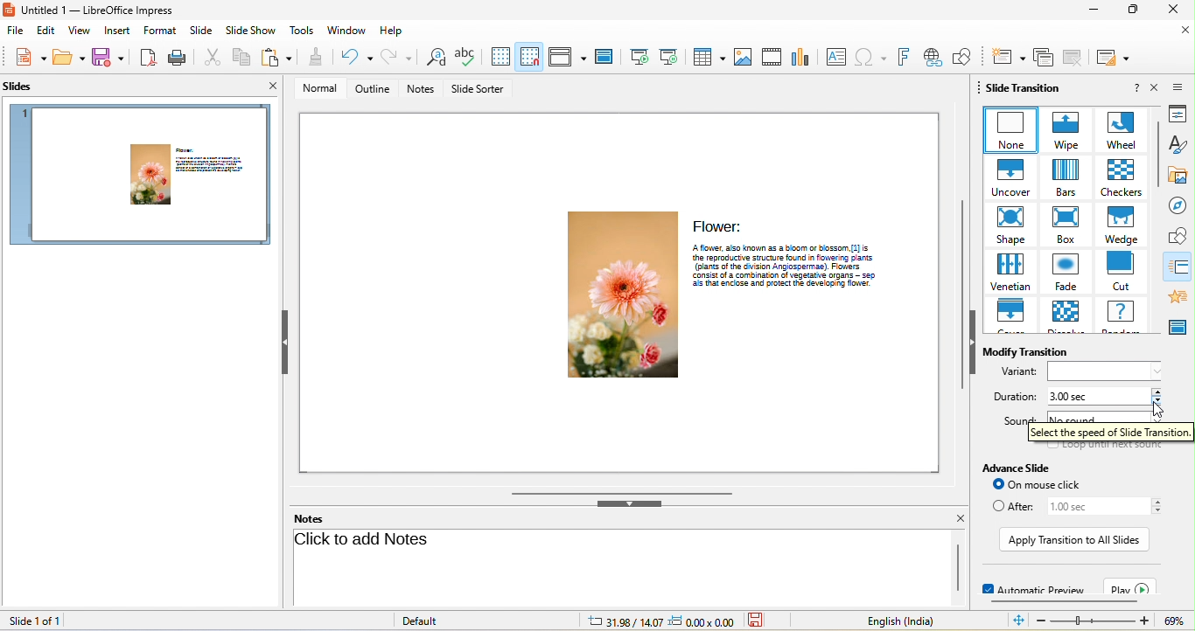  Describe the element at coordinates (1111, 433) in the screenshot. I see `select the speed of the transition` at that location.